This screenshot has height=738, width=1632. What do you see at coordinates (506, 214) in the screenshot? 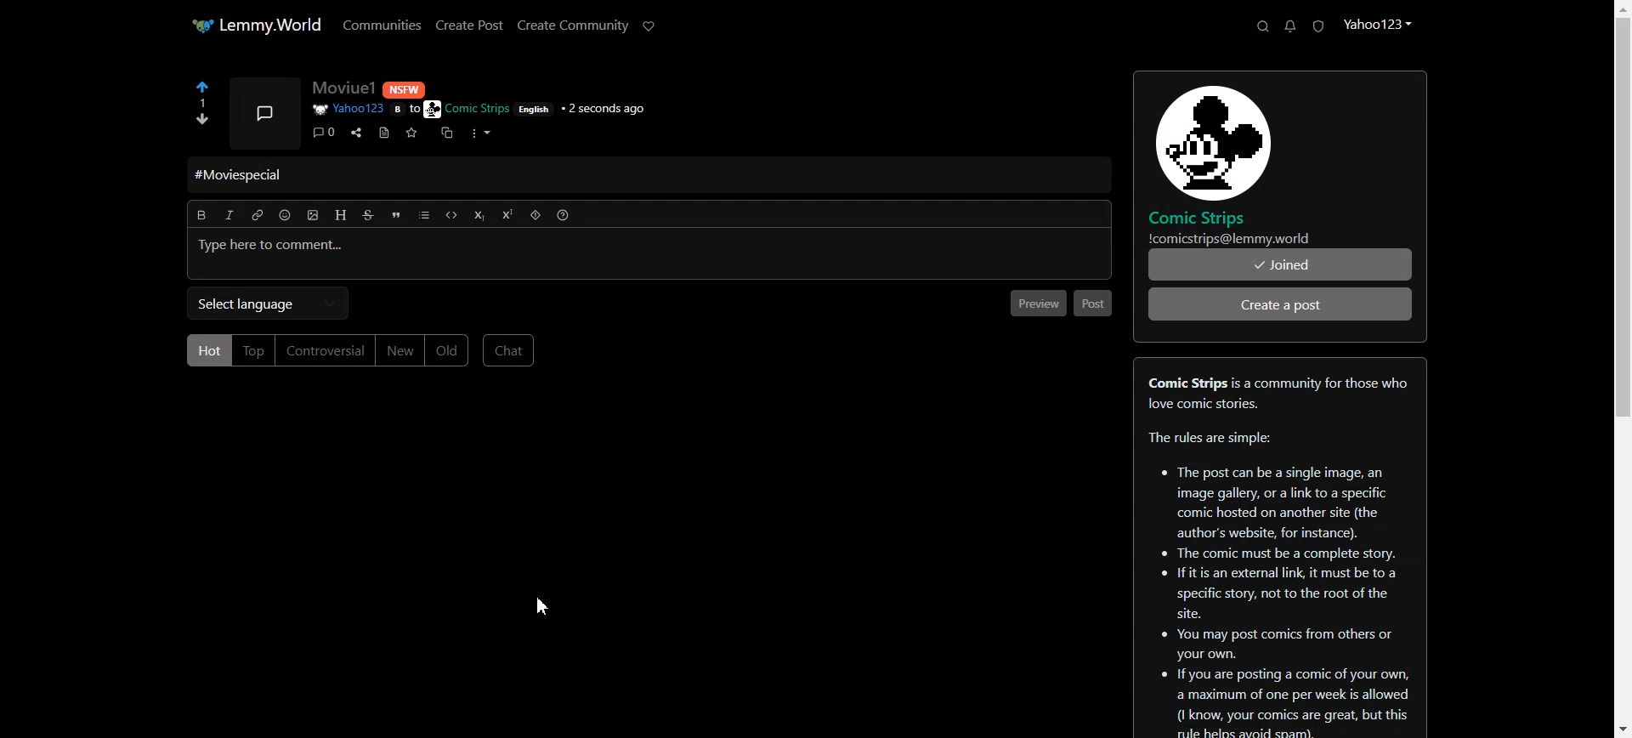
I see `Superscript` at bounding box center [506, 214].